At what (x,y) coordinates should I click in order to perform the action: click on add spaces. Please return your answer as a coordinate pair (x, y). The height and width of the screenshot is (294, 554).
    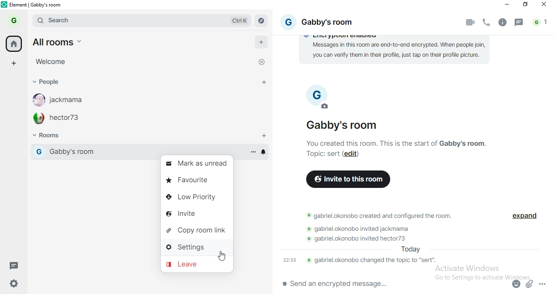
    Looking at the image, I should click on (13, 62).